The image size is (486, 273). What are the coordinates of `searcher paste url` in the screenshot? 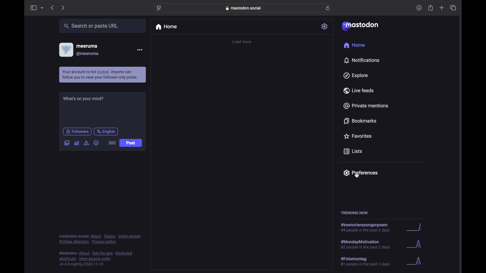 It's located at (91, 26).